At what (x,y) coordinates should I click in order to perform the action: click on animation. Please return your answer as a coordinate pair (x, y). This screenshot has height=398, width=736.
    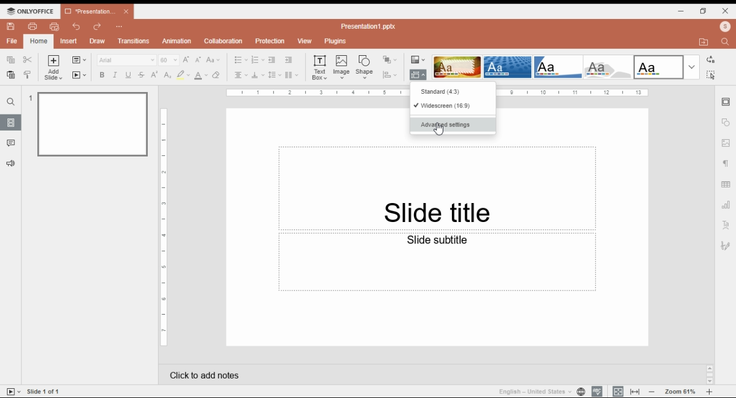
    Looking at the image, I should click on (178, 41).